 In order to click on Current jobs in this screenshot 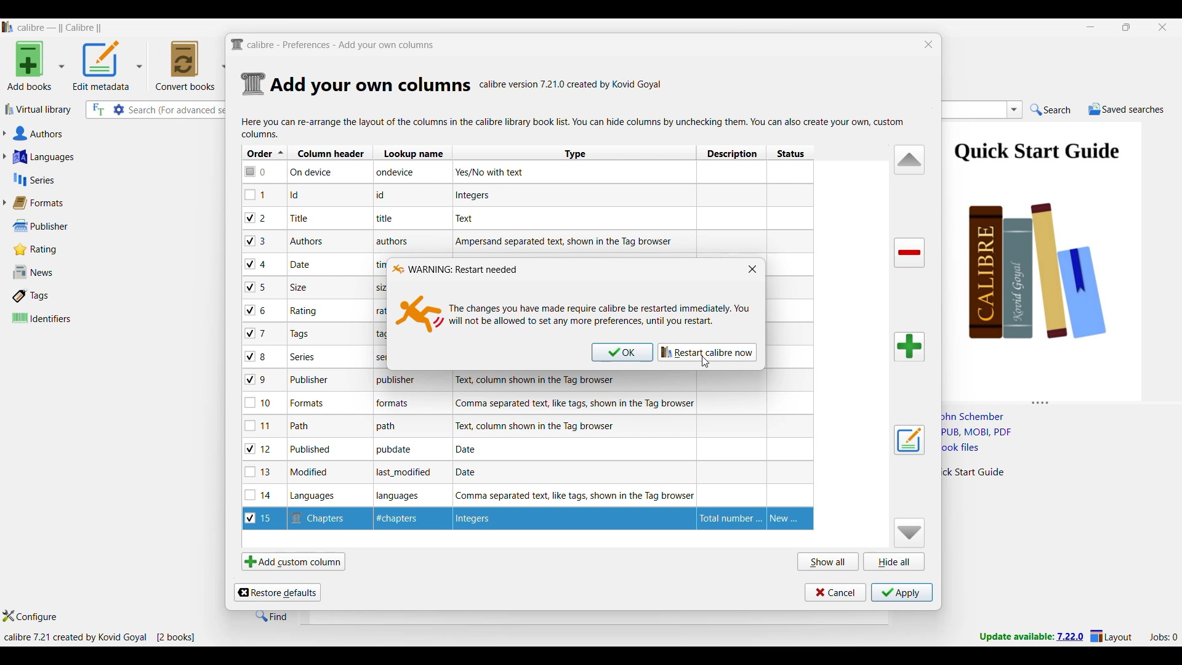, I will do `click(1163, 637)`.